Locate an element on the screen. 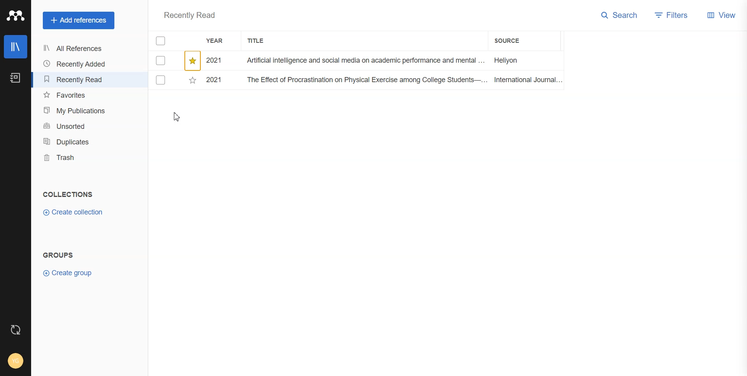  Library is located at coordinates (16, 46).